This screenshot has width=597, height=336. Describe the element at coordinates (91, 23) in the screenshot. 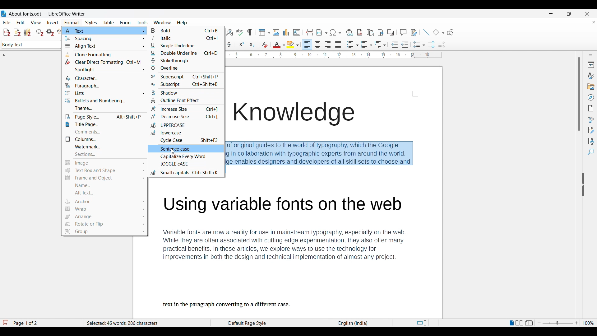

I see `Styles menu` at that location.